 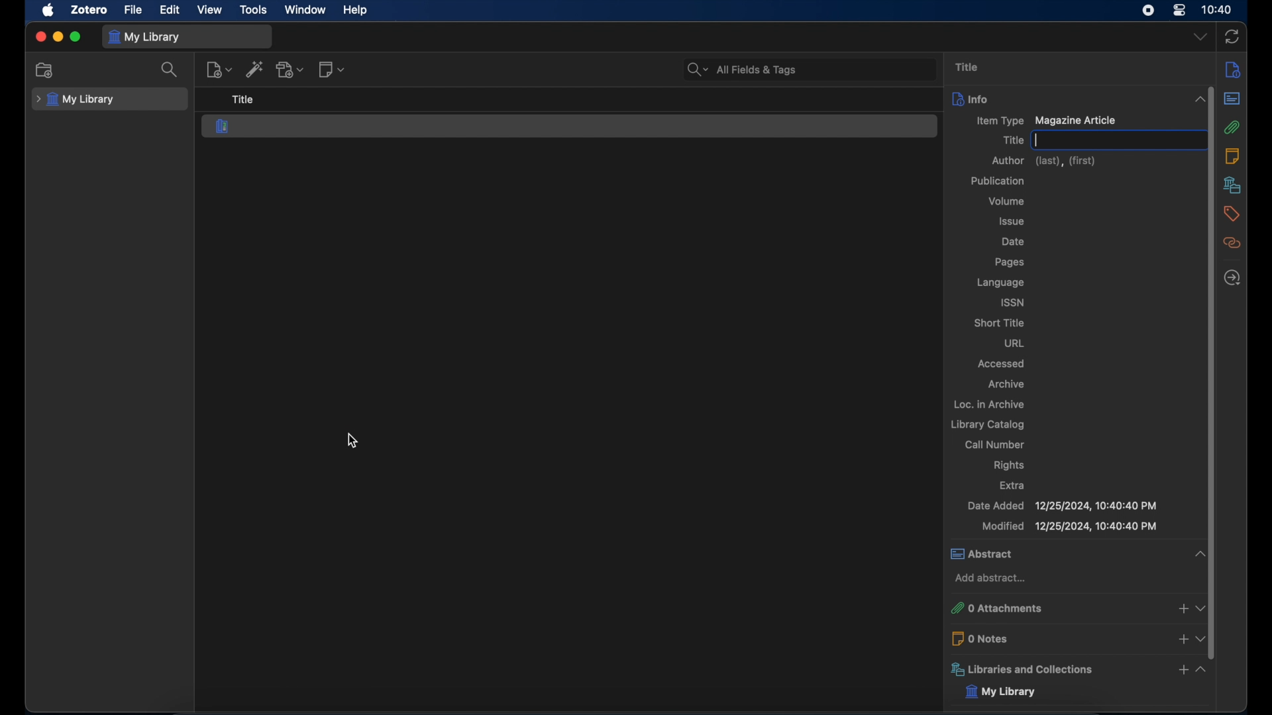 What do you see at coordinates (255, 69) in the screenshot?
I see `add item by identifier` at bounding box center [255, 69].